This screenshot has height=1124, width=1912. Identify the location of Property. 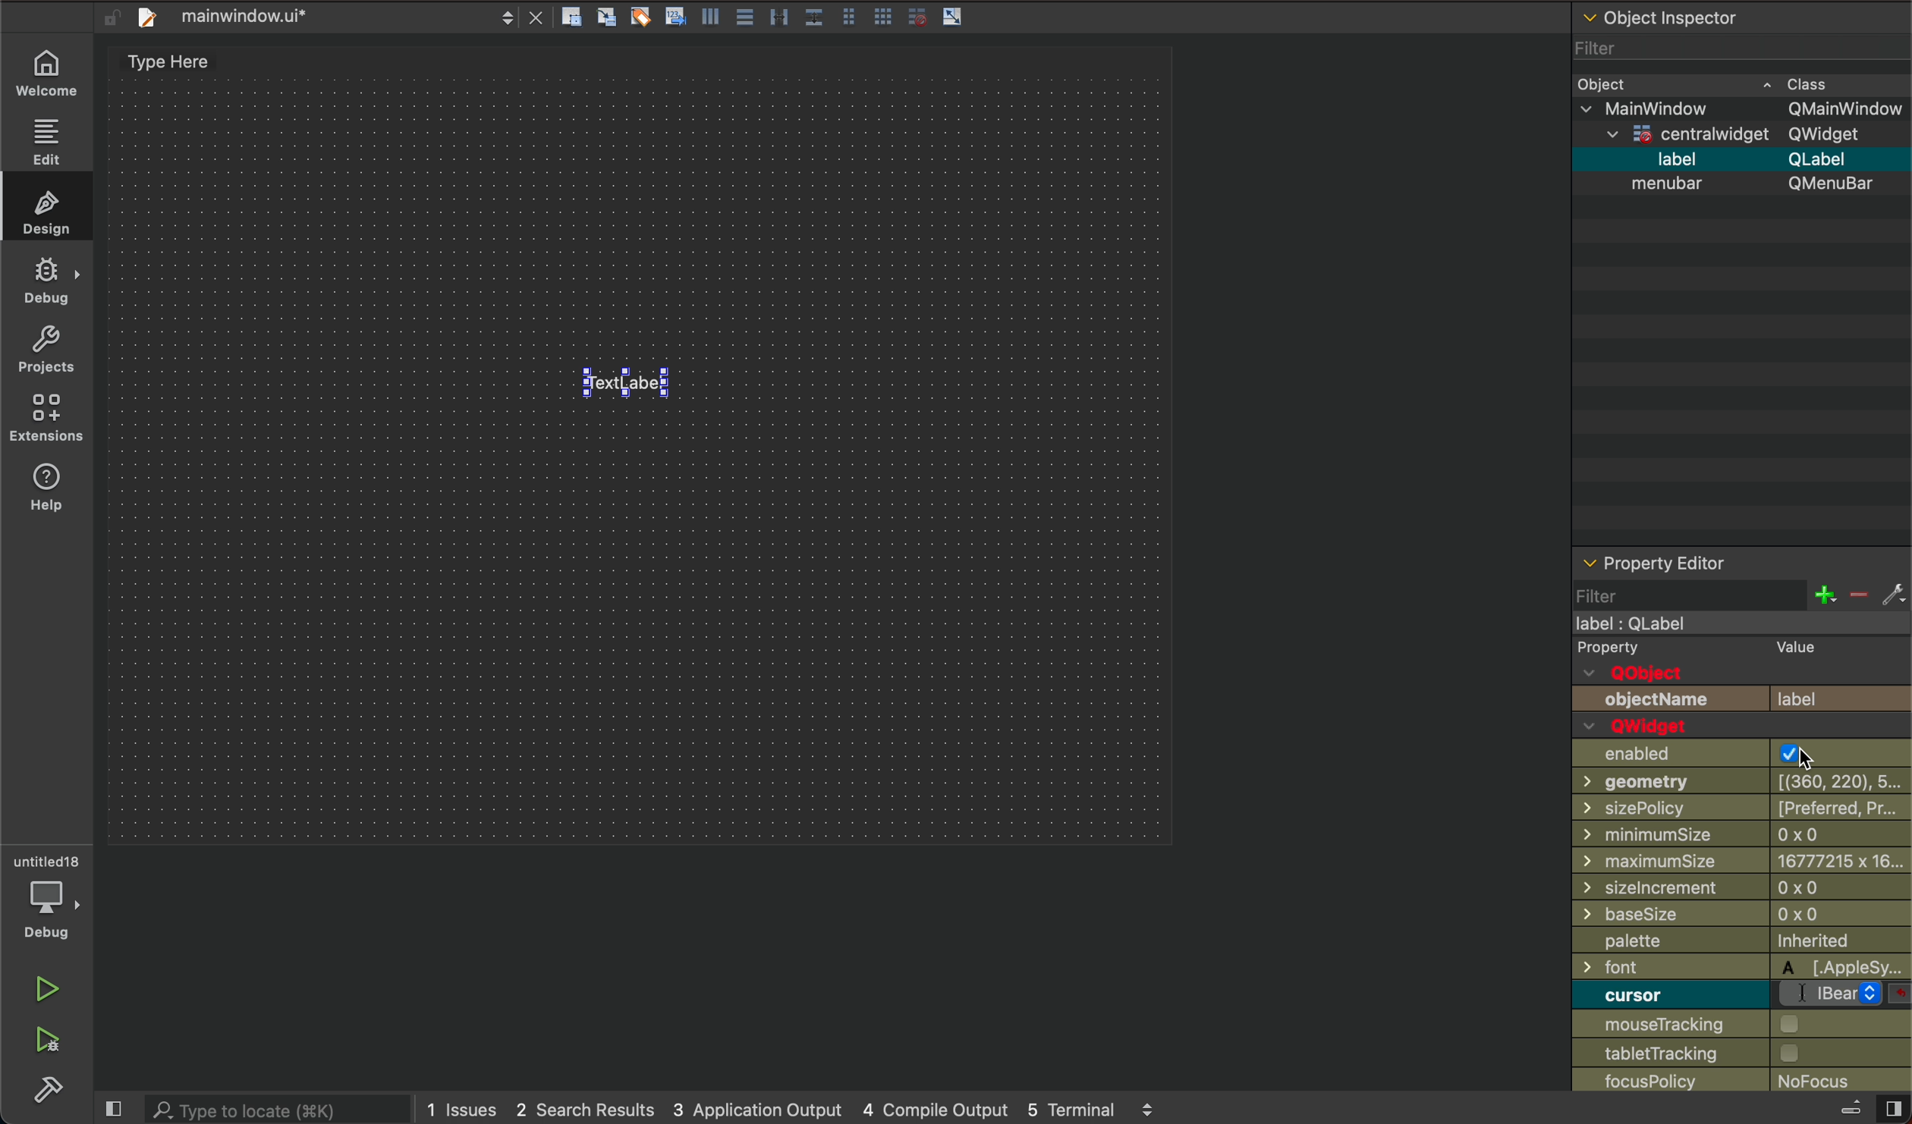
(1629, 645).